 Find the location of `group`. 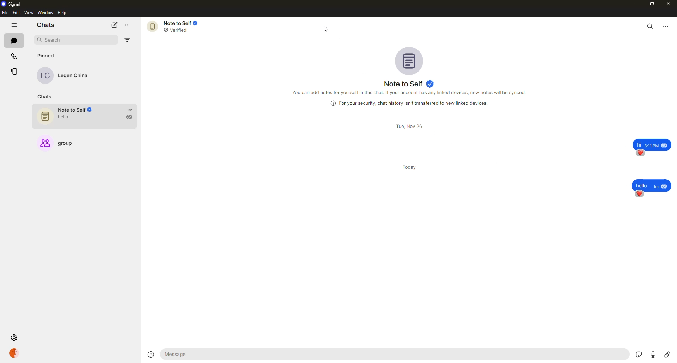

group is located at coordinates (60, 141).